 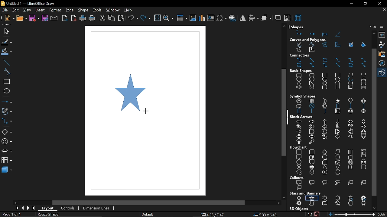 What do you see at coordinates (333, 185) in the screenshot?
I see `callouts` at bounding box center [333, 185].